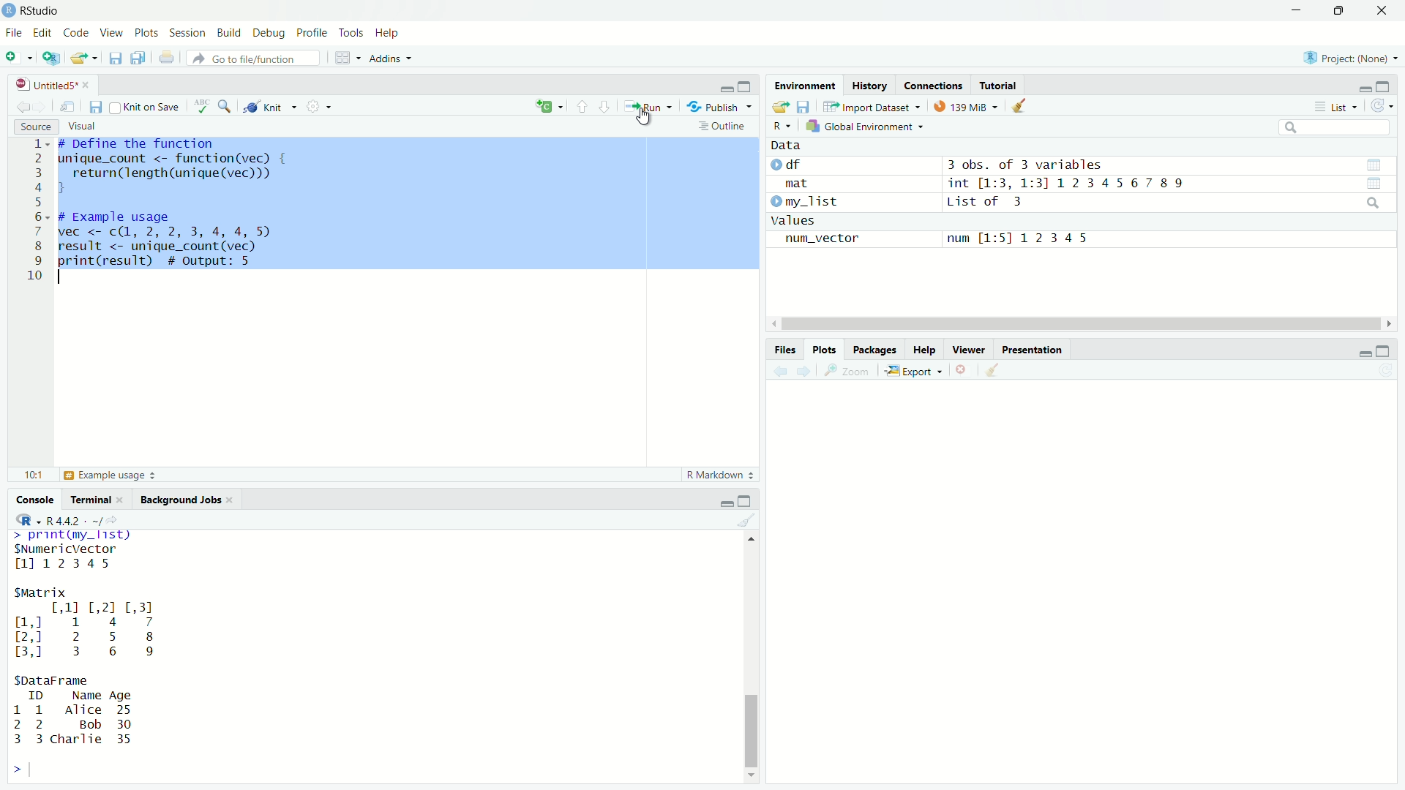 The height and width of the screenshot is (790, 1405). I want to click on show in new window, so click(67, 107).